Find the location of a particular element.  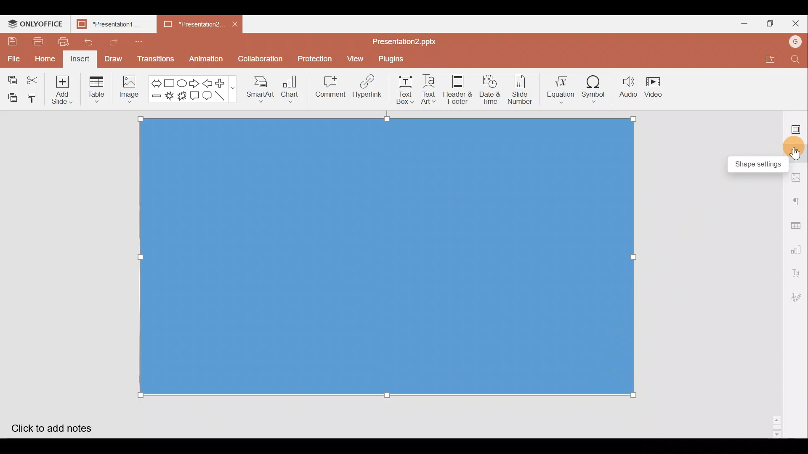

Click to add notes is located at coordinates (58, 425).